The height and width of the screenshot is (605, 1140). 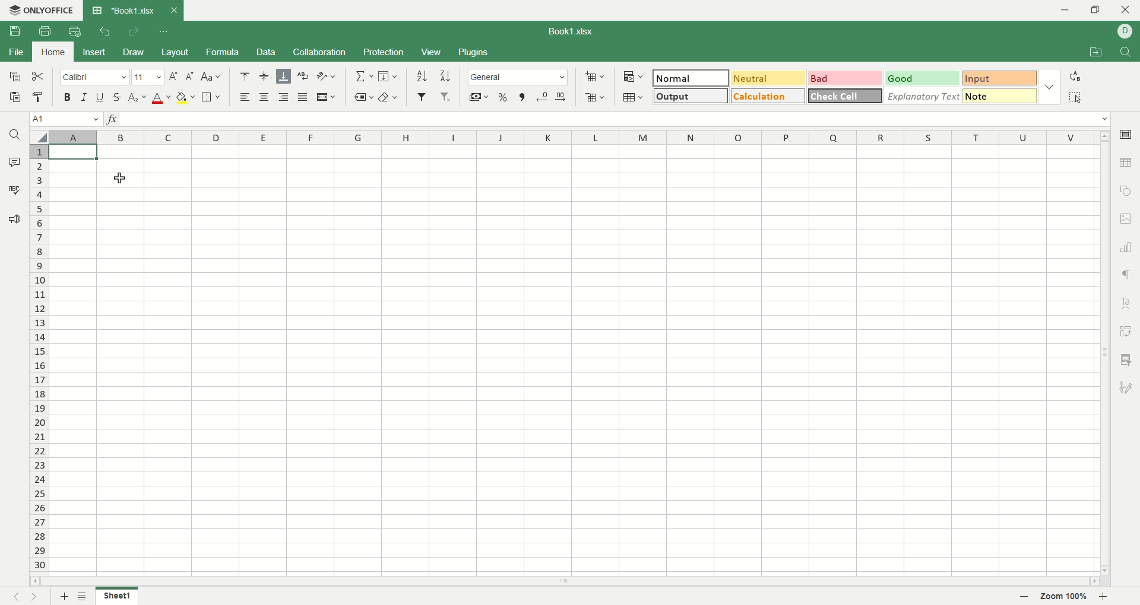 I want to click on font color, so click(x=161, y=98).